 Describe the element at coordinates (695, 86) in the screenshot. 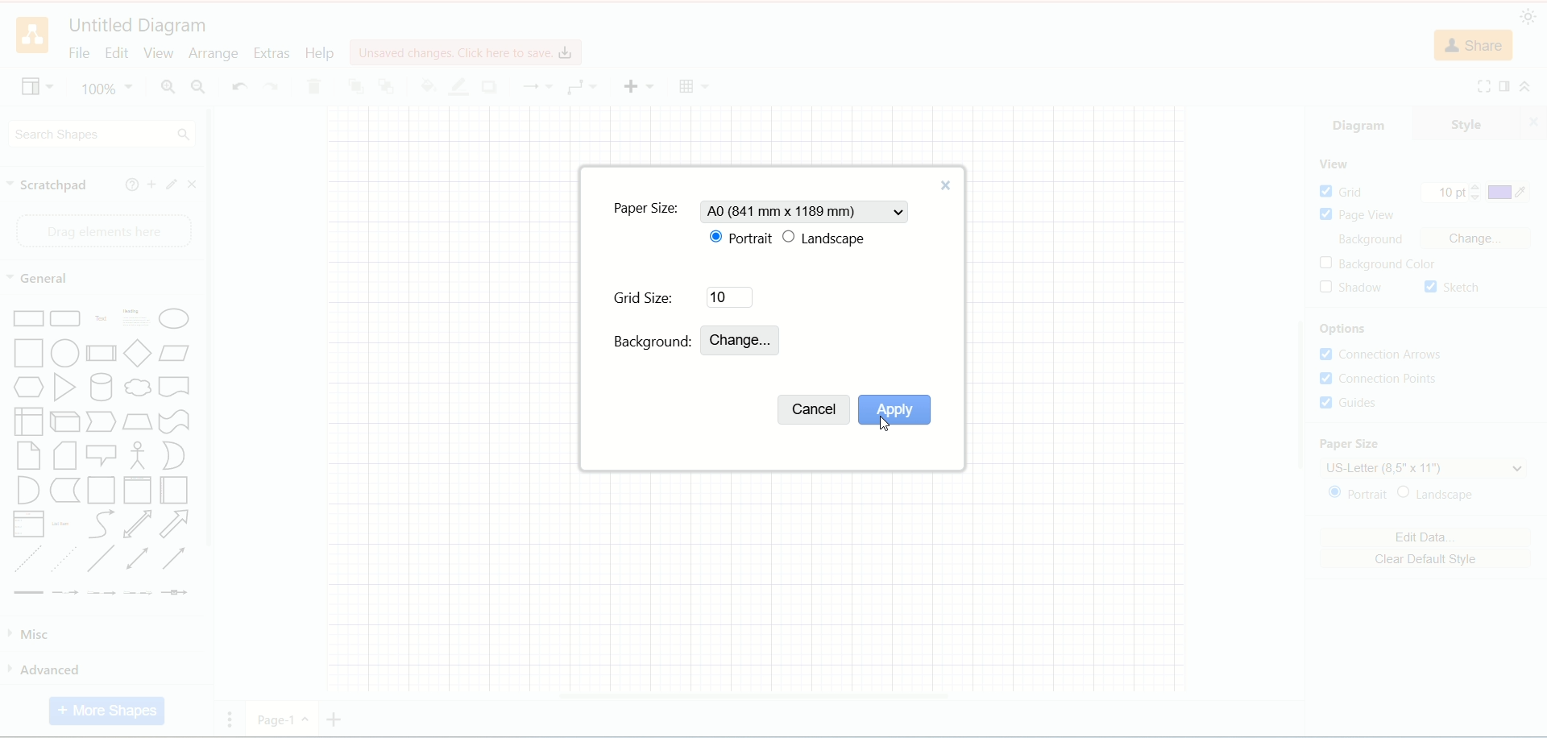

I see `Table` at that location.